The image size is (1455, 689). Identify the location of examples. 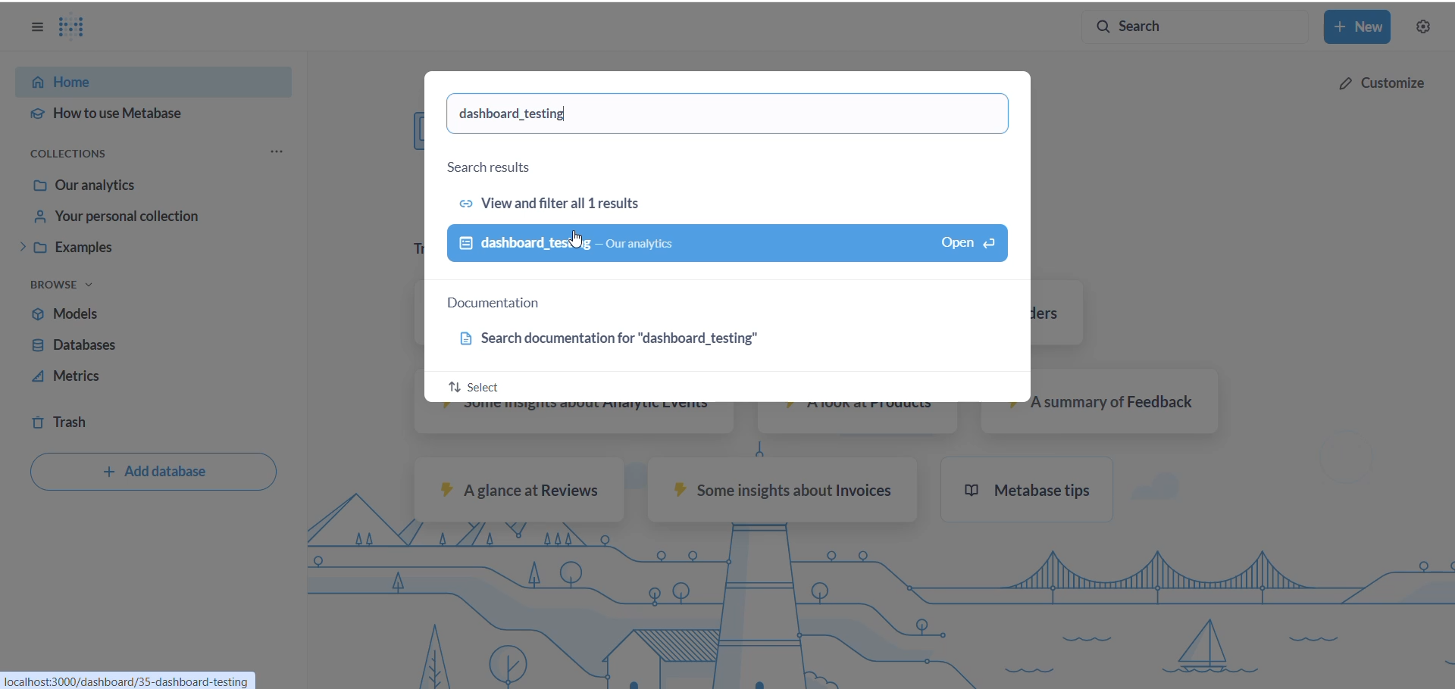
(151, 248).